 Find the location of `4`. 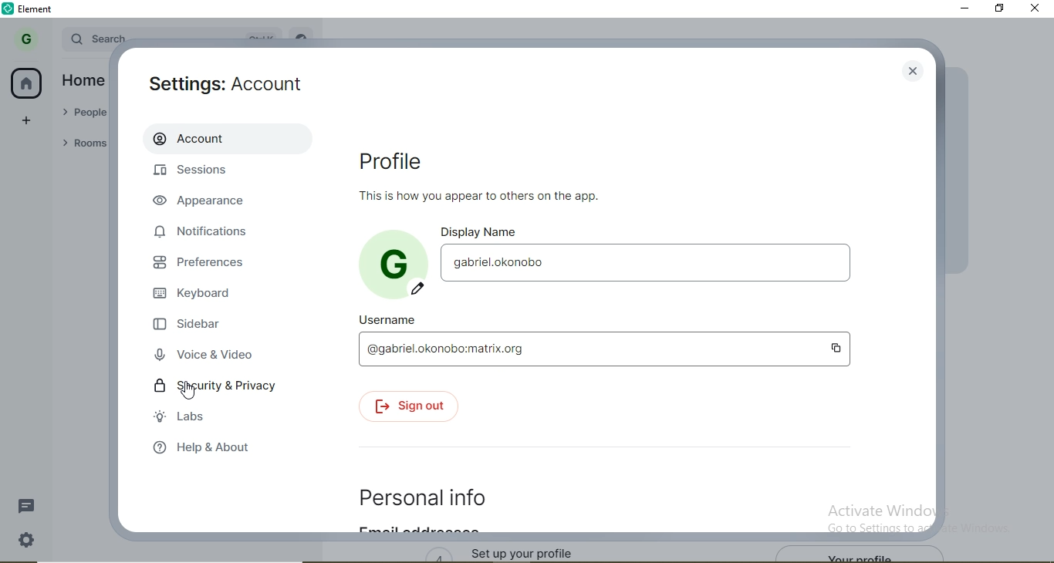

4 is located at coordinates (438, 555).